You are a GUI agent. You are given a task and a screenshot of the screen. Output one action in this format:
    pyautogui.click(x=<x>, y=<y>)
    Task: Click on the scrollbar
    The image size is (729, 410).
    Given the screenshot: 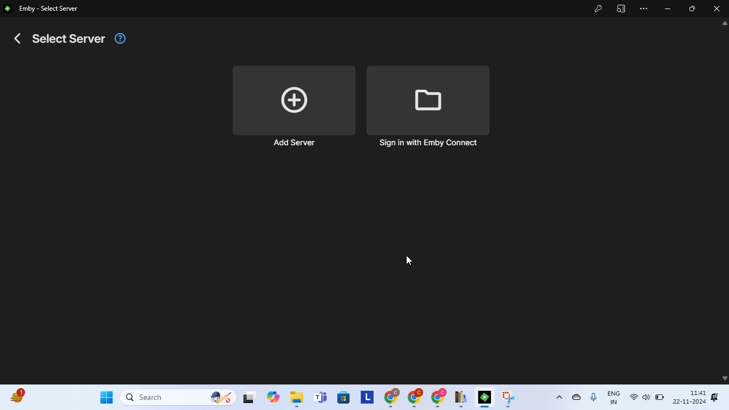 What is the action you would take?
    pyautogui.click(x=725, y=201)
    